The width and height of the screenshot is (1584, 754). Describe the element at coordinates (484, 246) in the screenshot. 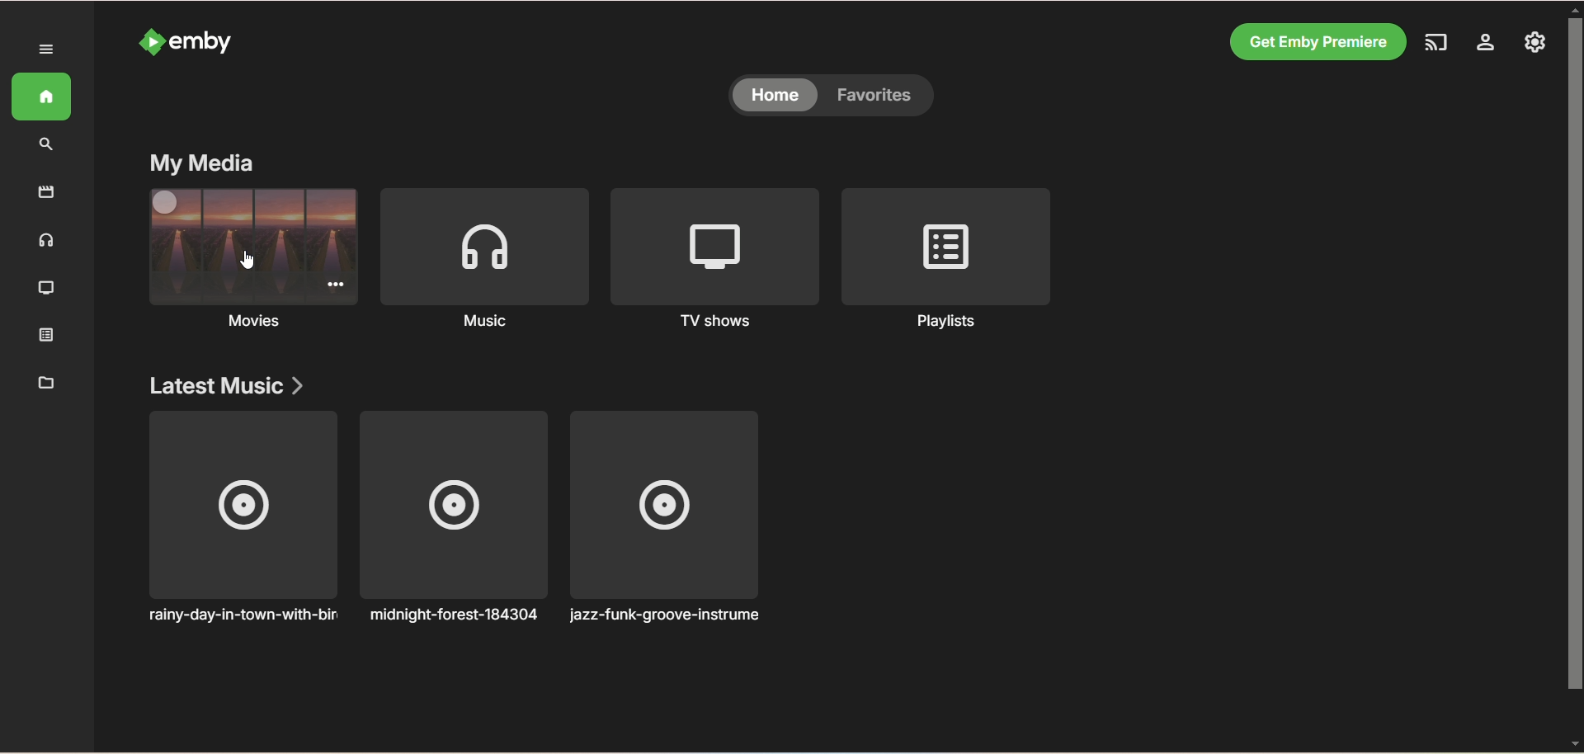

I see `music` at that location.